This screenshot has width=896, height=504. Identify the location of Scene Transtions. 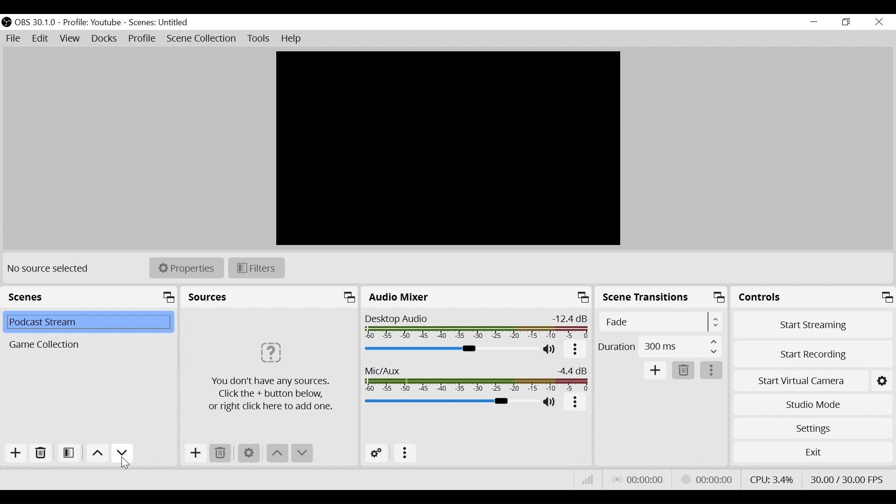
(662, 297).